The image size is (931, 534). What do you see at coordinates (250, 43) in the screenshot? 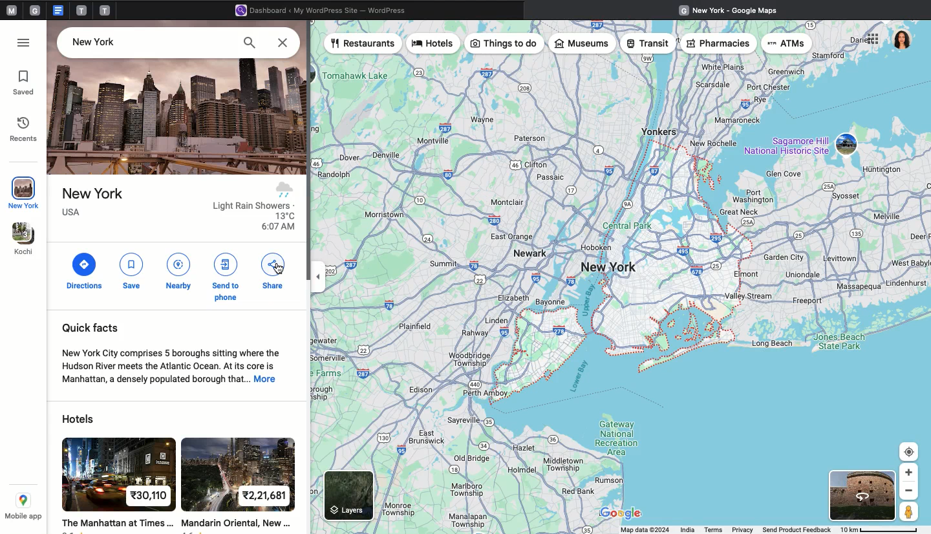
I see `Search` at bounding box center [250, 43].